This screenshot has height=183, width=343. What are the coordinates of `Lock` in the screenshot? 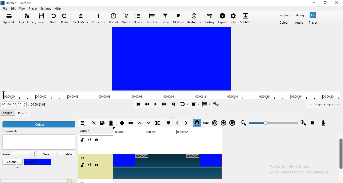 It's located at (82, 140).